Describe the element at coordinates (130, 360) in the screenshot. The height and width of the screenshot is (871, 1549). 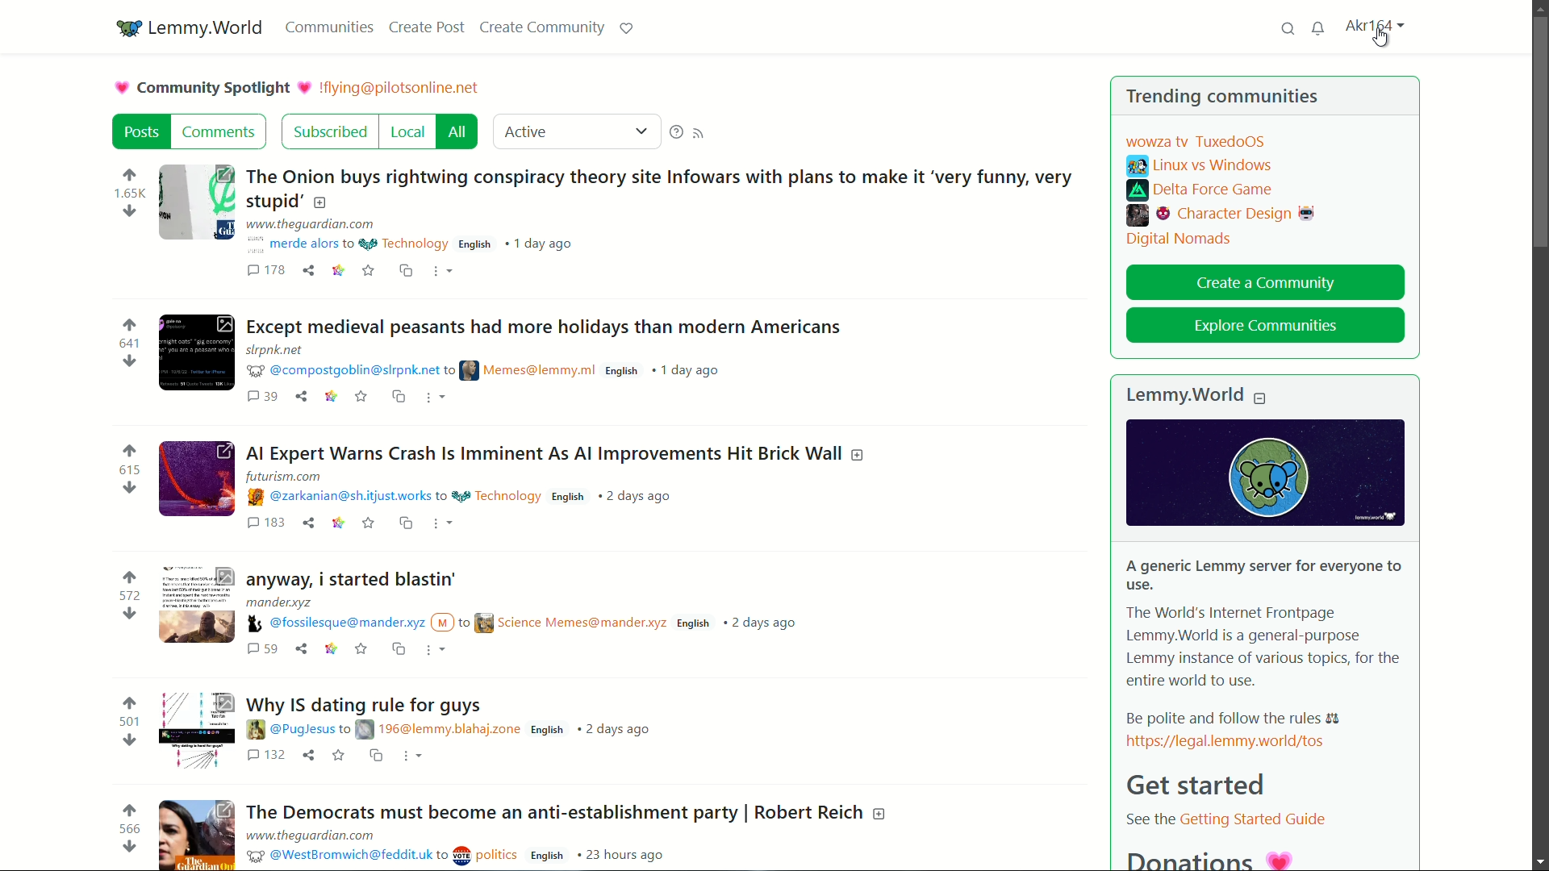
I see `downvote` at that location.